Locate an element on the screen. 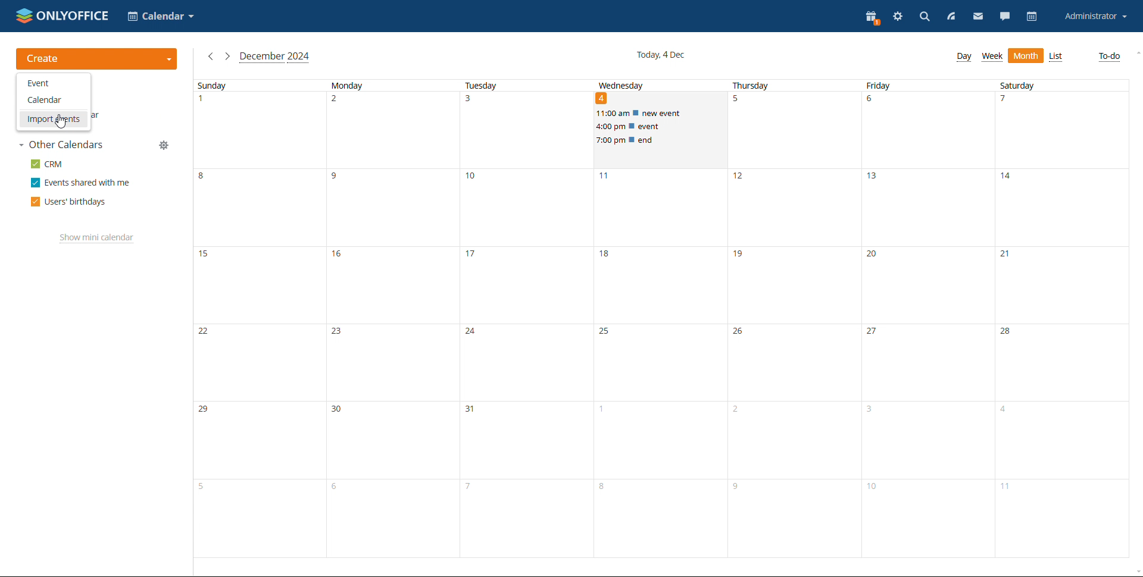 The width and height of the screenshot is (1143, 577). previous month is located at coordinates (211, 57).